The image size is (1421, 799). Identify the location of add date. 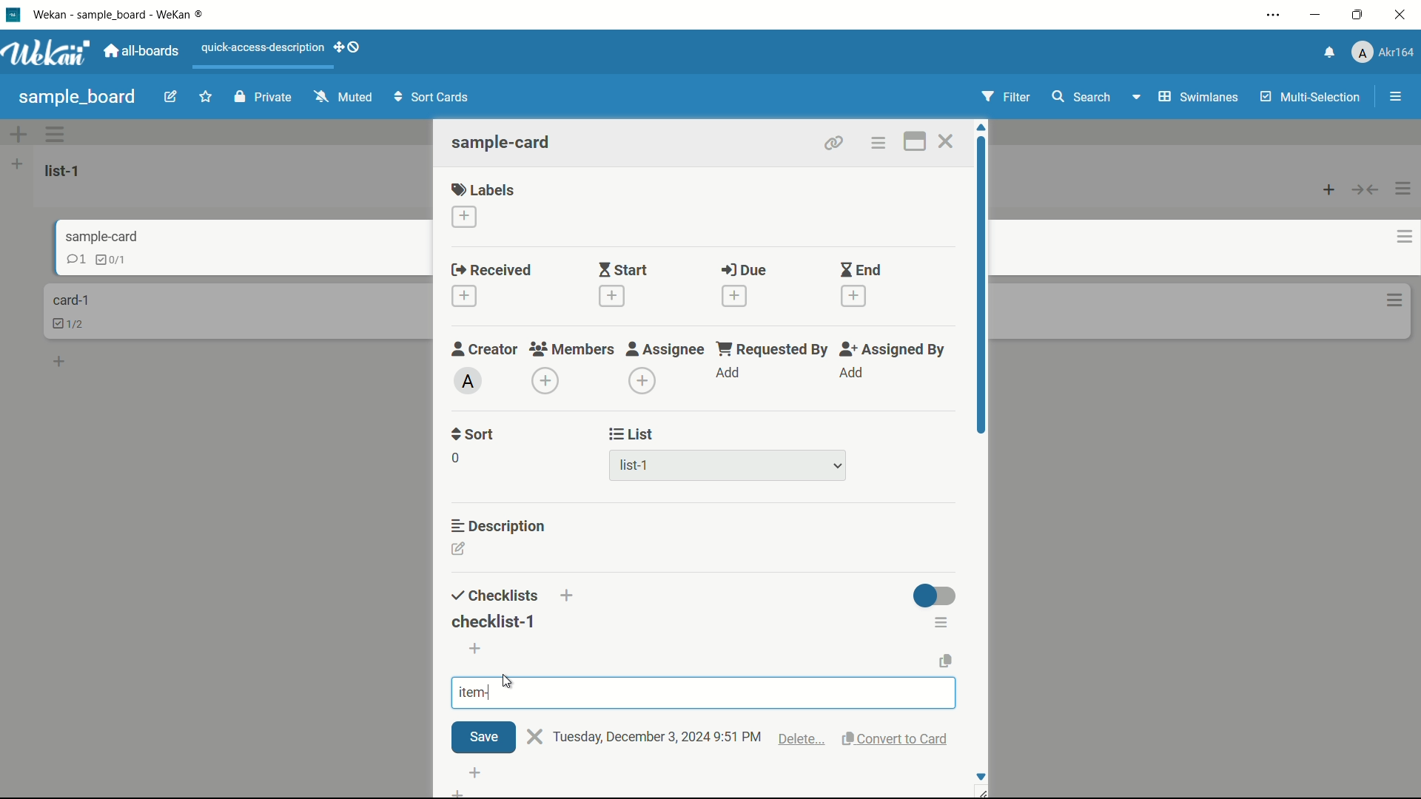
(736, 296).